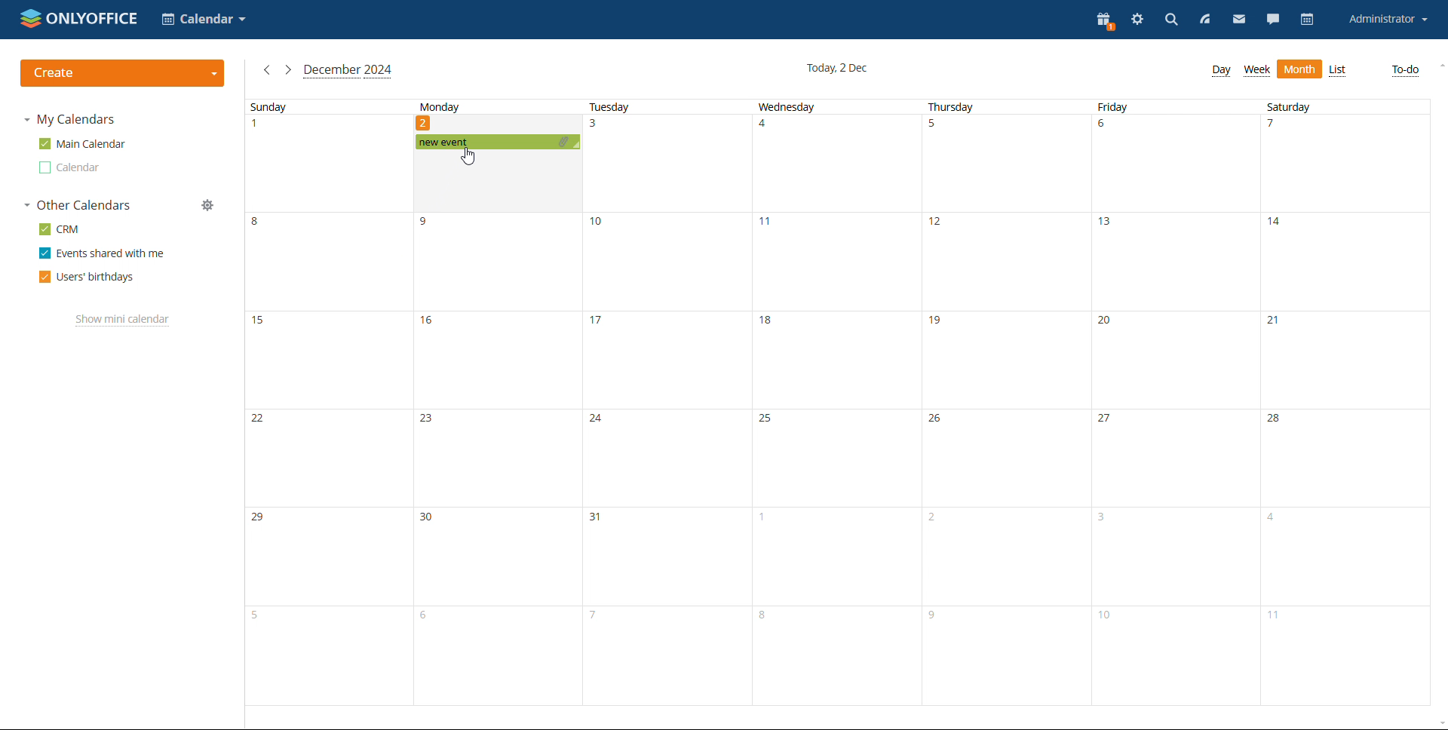 This screenshot has width=1448, height=730. I want to click on 30, so click(428, 518).